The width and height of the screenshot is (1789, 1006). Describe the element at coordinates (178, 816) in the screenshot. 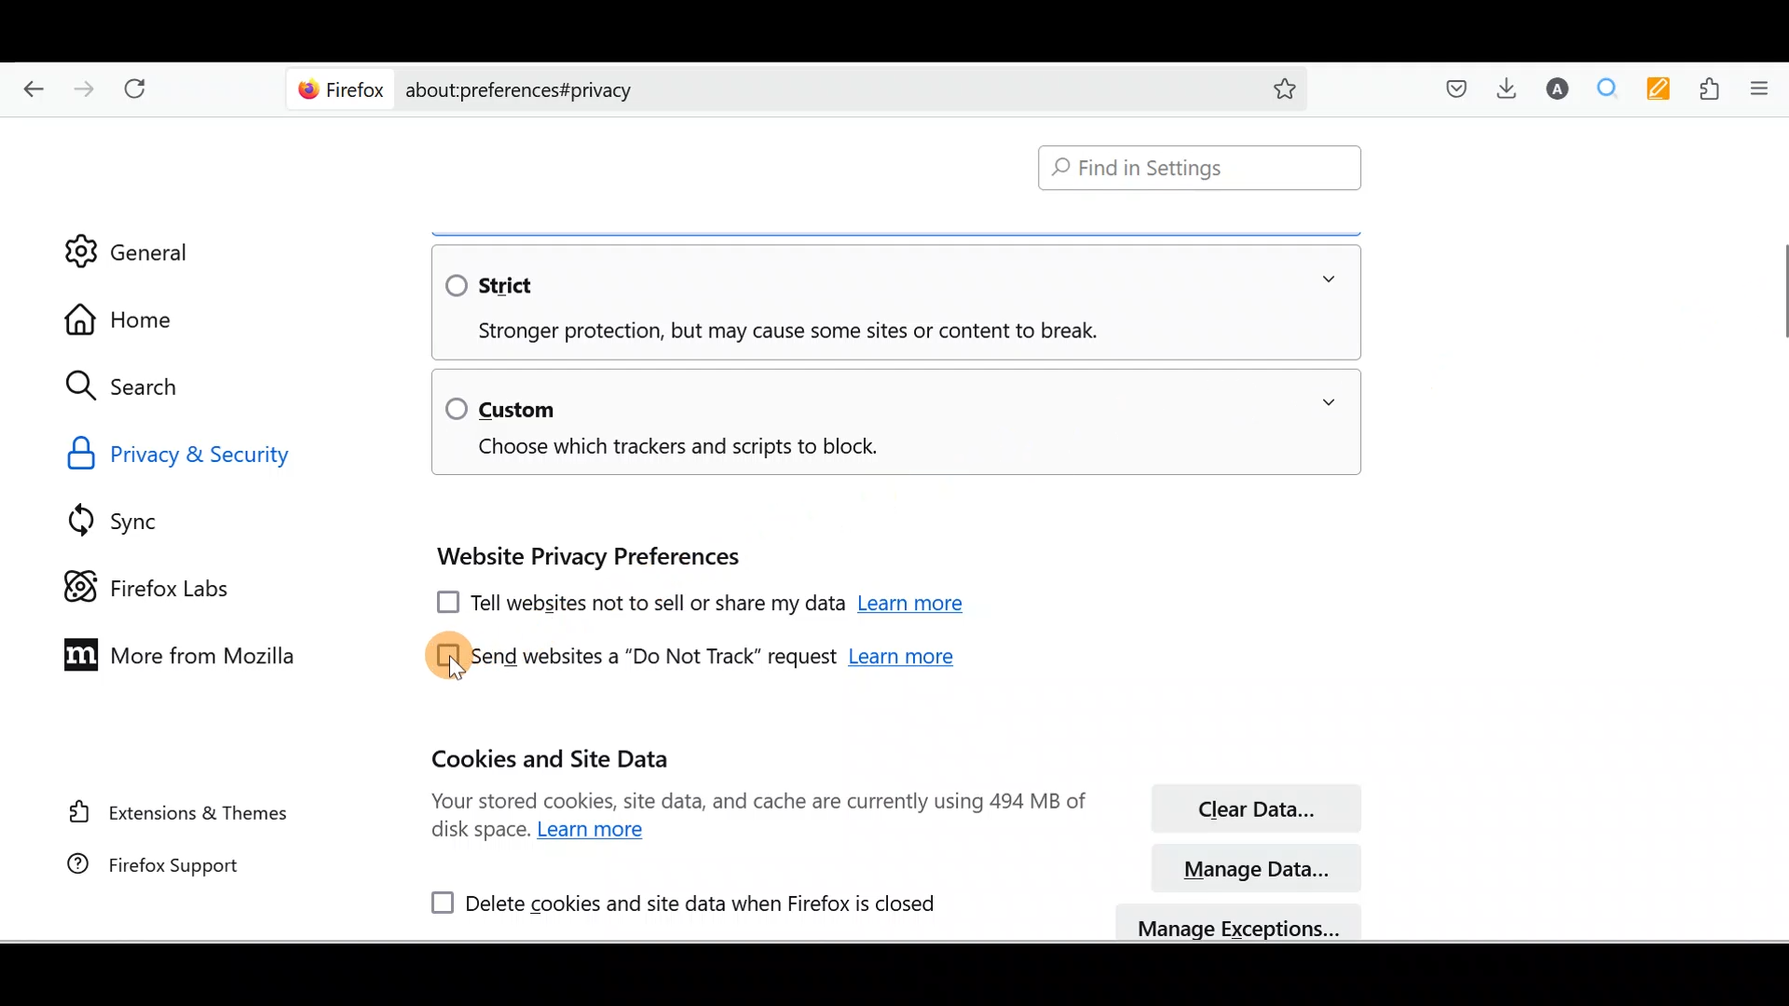

I see `Extension & themes` at that location.